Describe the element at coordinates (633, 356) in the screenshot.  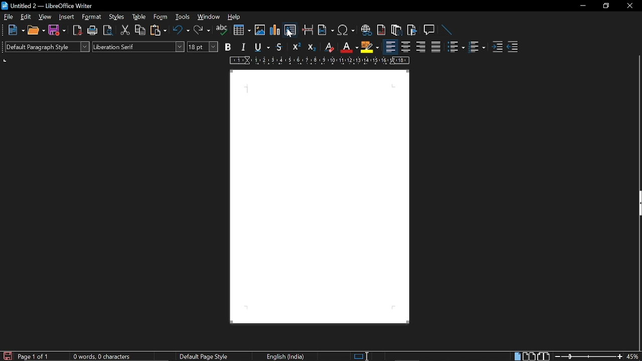
I see `current zoom` at that location.